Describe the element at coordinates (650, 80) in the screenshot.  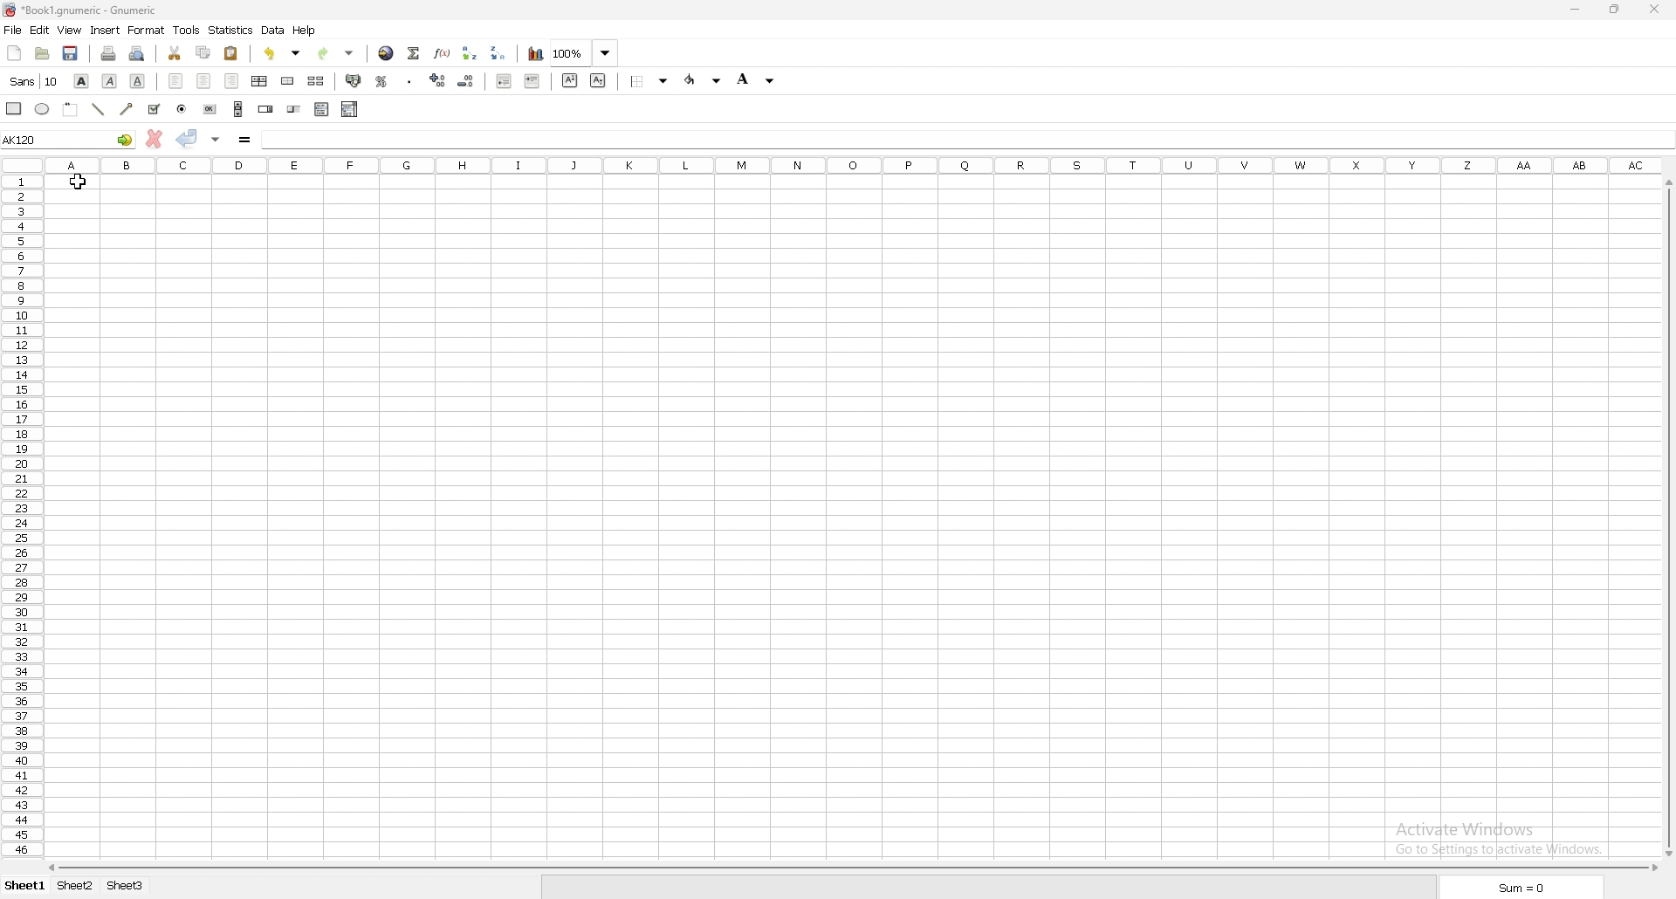
I see `border` at that location.